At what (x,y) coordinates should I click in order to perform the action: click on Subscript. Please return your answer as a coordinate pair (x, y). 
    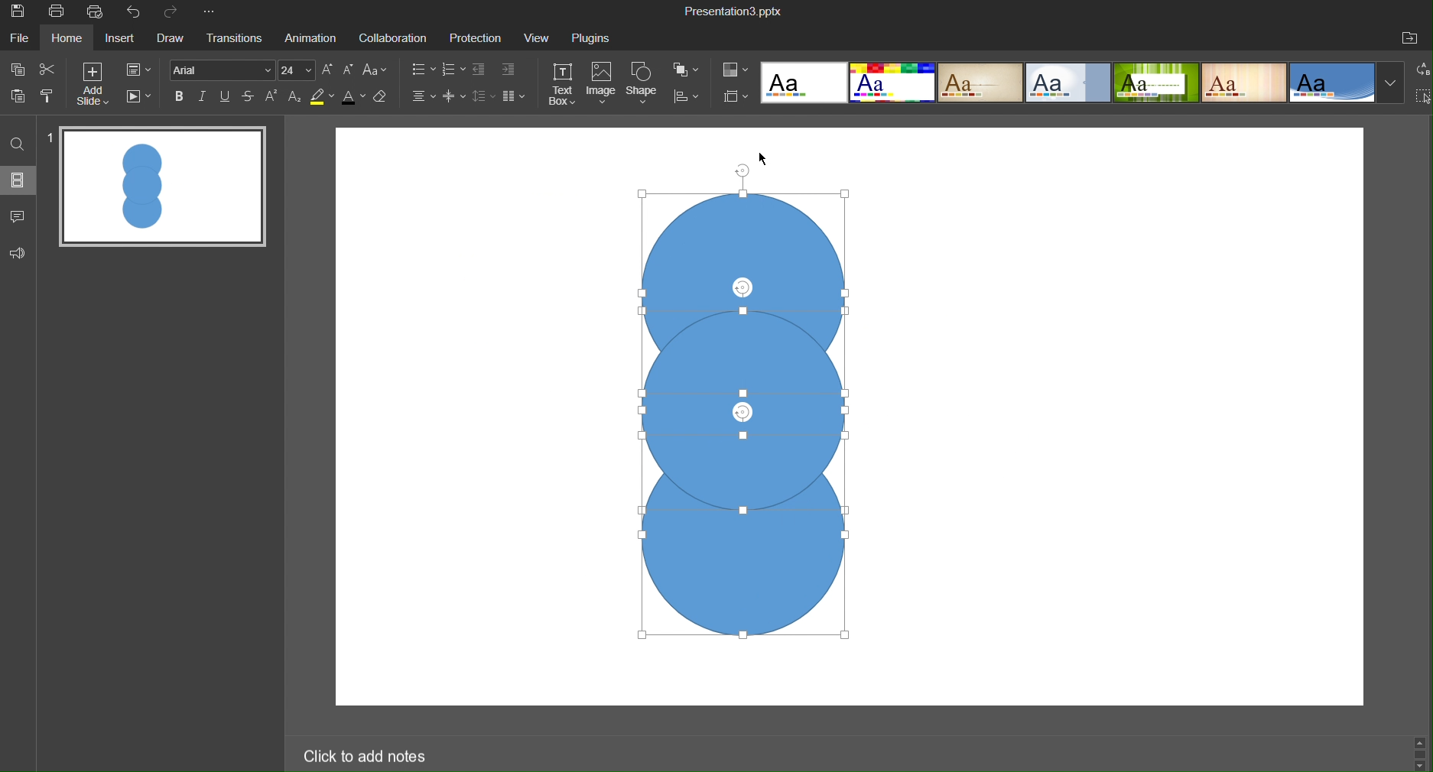
    Looking at the image, I should click on (294, 98).